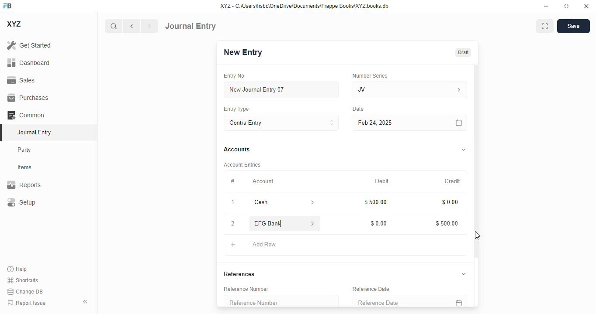 The height and width of the screenshot is (314, 596). I want to click on reference number, so click(282, 301).